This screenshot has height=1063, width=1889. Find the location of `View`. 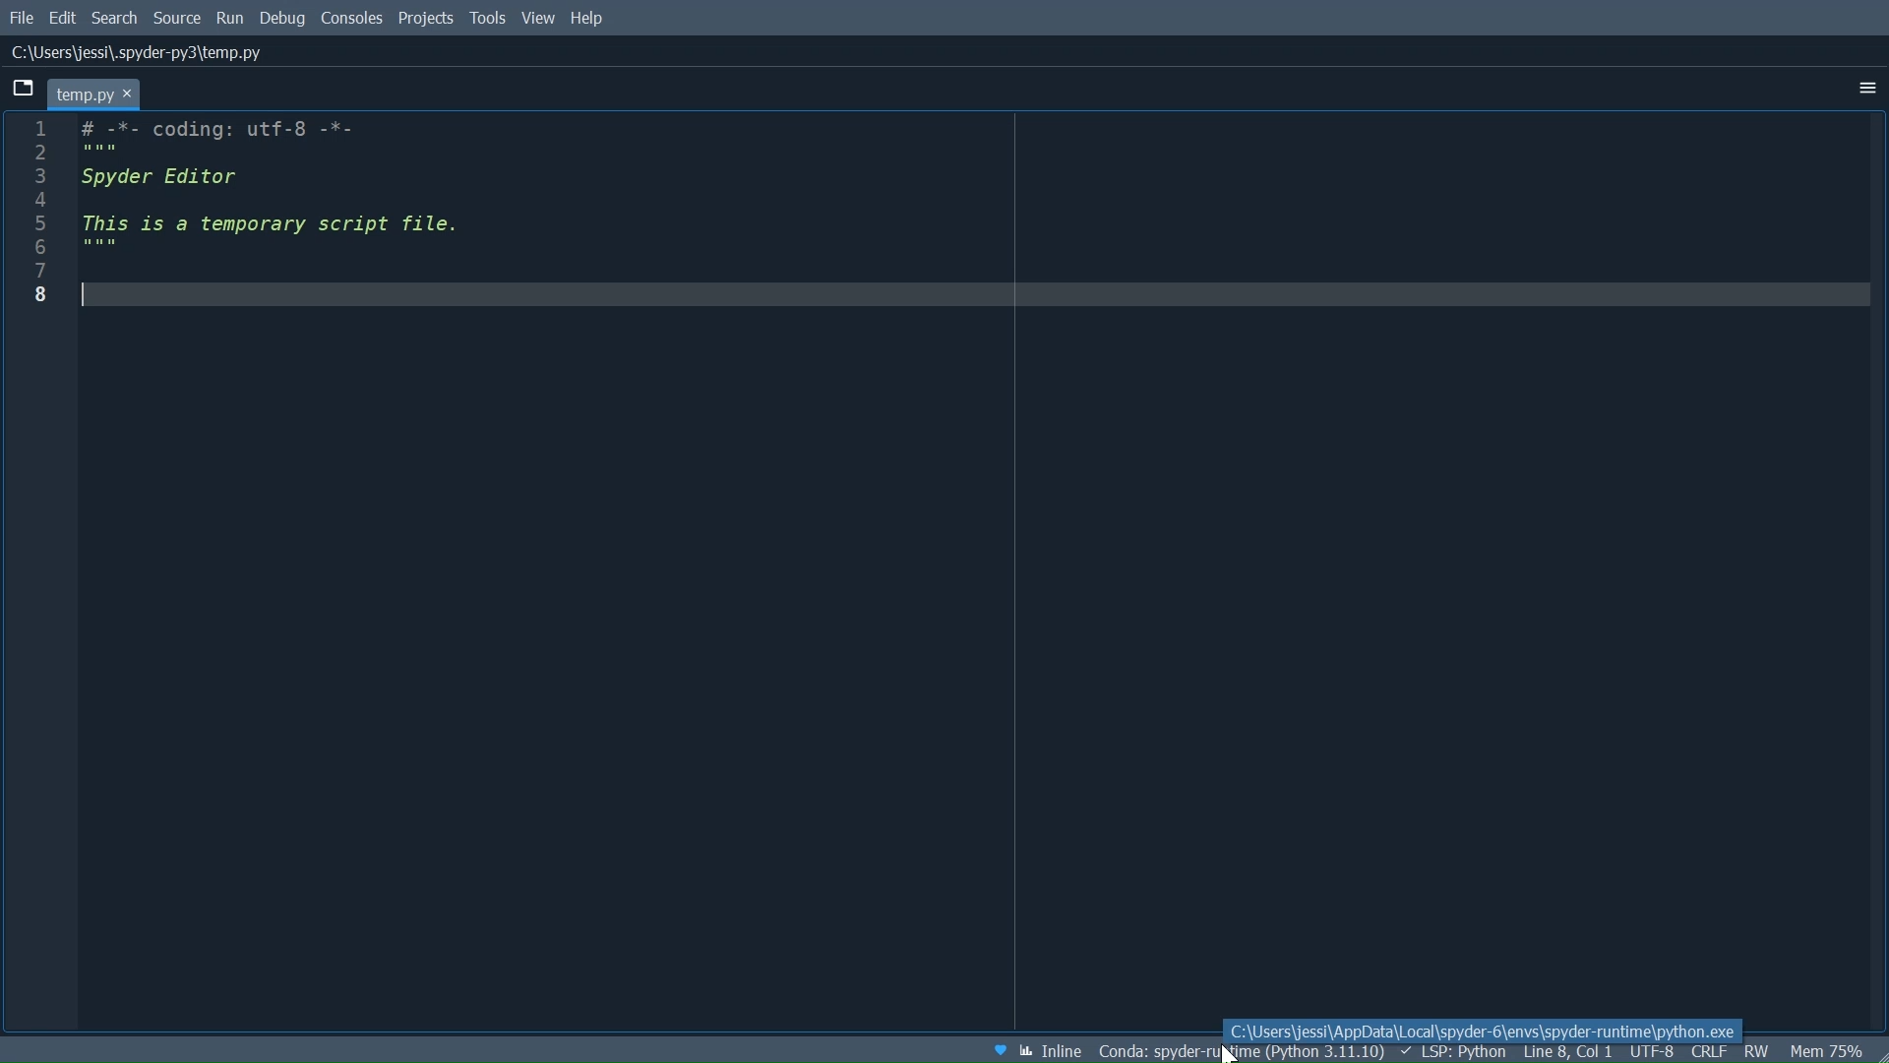

View is located at coordinates (536, 19).